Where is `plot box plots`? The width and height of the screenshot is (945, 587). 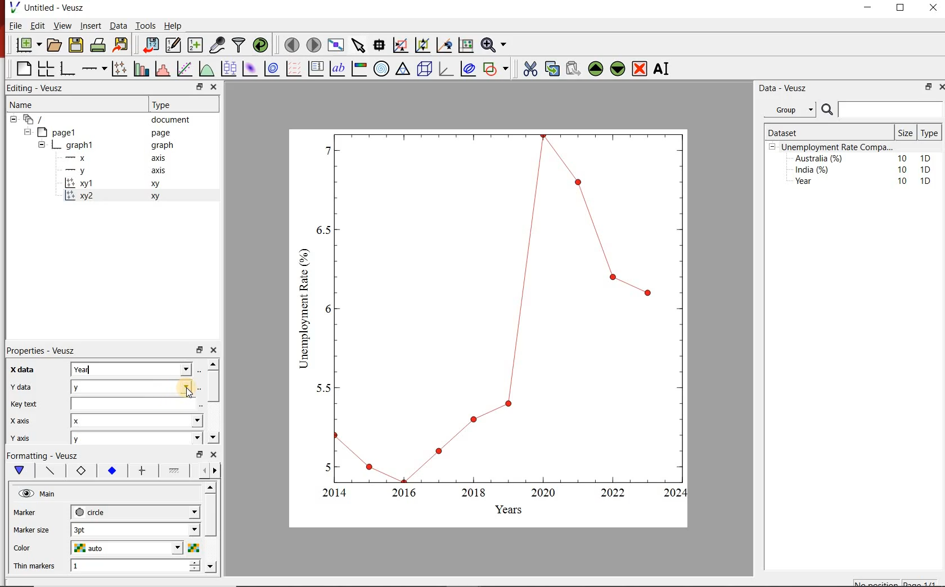 plot box plots is located at coordinates (229, 68).